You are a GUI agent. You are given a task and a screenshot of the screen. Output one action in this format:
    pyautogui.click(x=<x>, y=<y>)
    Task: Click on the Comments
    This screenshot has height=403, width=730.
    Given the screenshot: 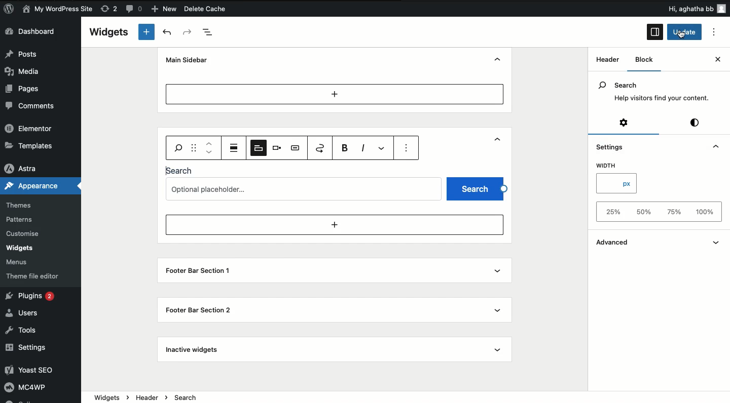 What is the action you would take?
    pyautogui.click(x=32, y=106)
    